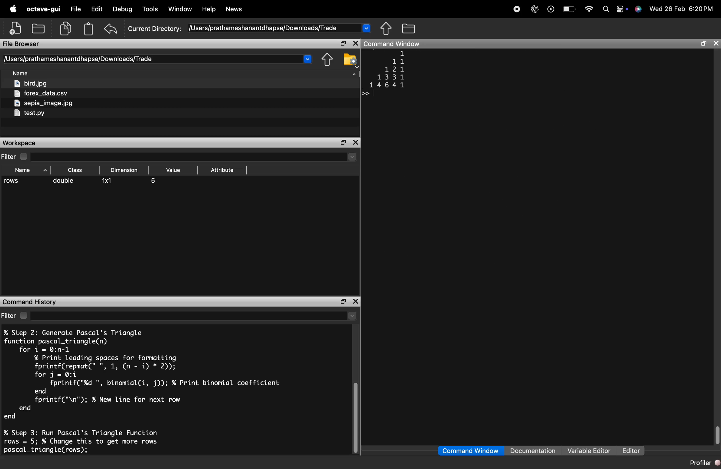  I want to click on Variable Editor, so click(590, 450).